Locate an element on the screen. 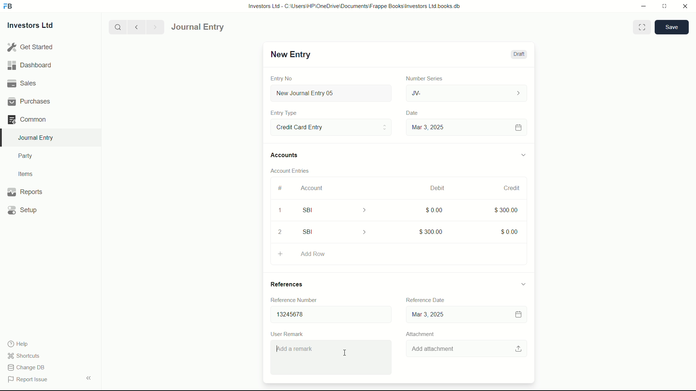 This screenshot has height=391, width=696. shortcuts is located at coordinates (25, 356).